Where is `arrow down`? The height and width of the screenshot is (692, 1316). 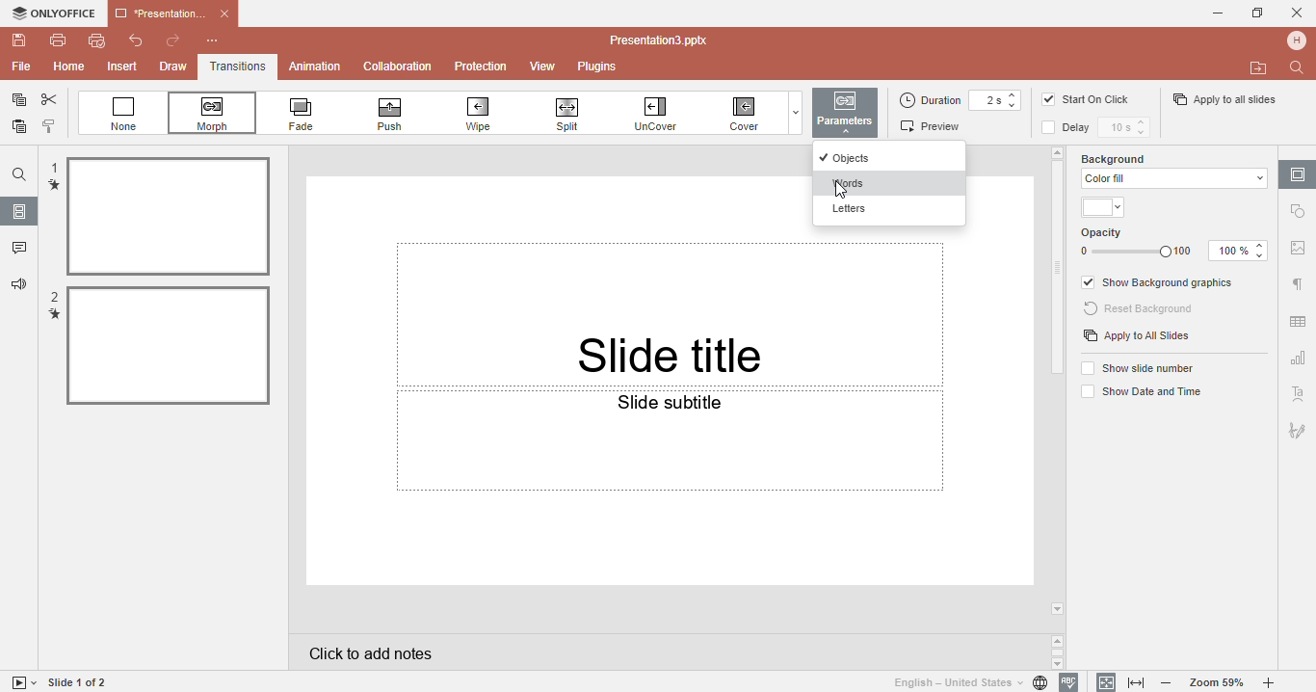 arrow down is located at coordinates (1059, 609).